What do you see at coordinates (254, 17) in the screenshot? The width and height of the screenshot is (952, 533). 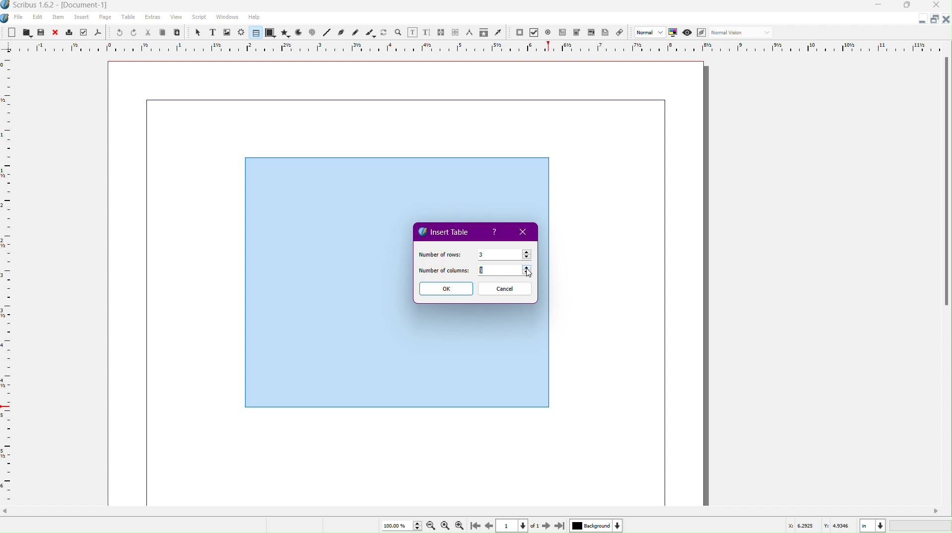 I see `Help` at bounding box center [254, 17].